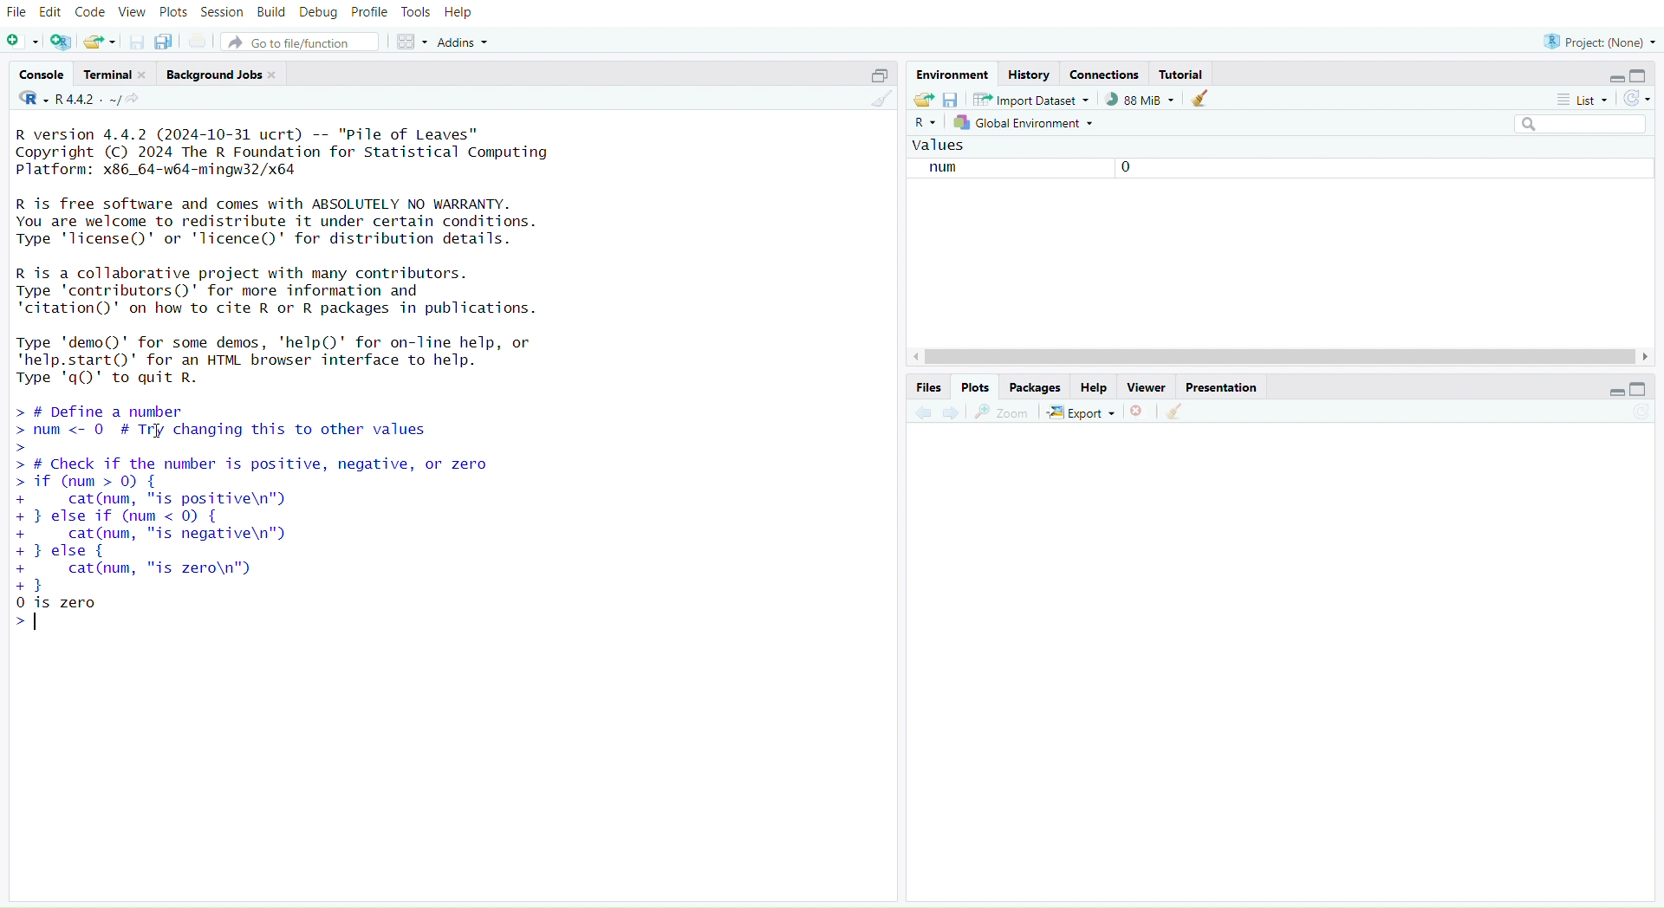 This screenshot has width=1664, height=908. Describe the element at coordinates (923, 101) in the screenshot. I see `load workspace` at that location.